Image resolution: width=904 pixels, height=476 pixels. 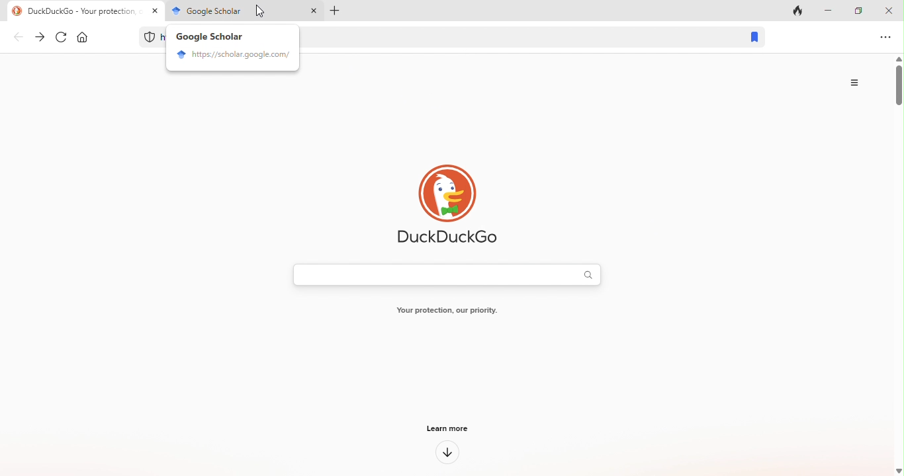 What do you see at coordinates (89, 38) in the screenshot?
I see `home` at bounding box center [89, 38].